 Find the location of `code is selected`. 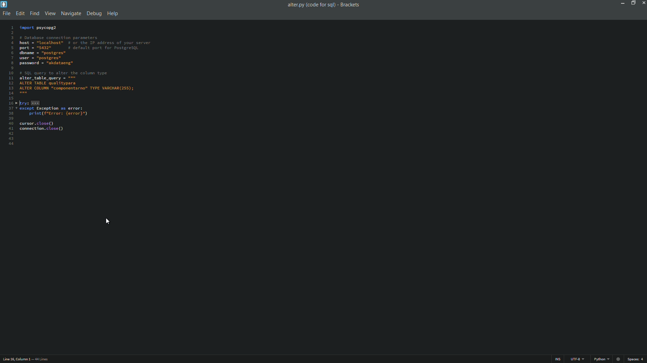

code is selected is located at coordinates (84, 80).